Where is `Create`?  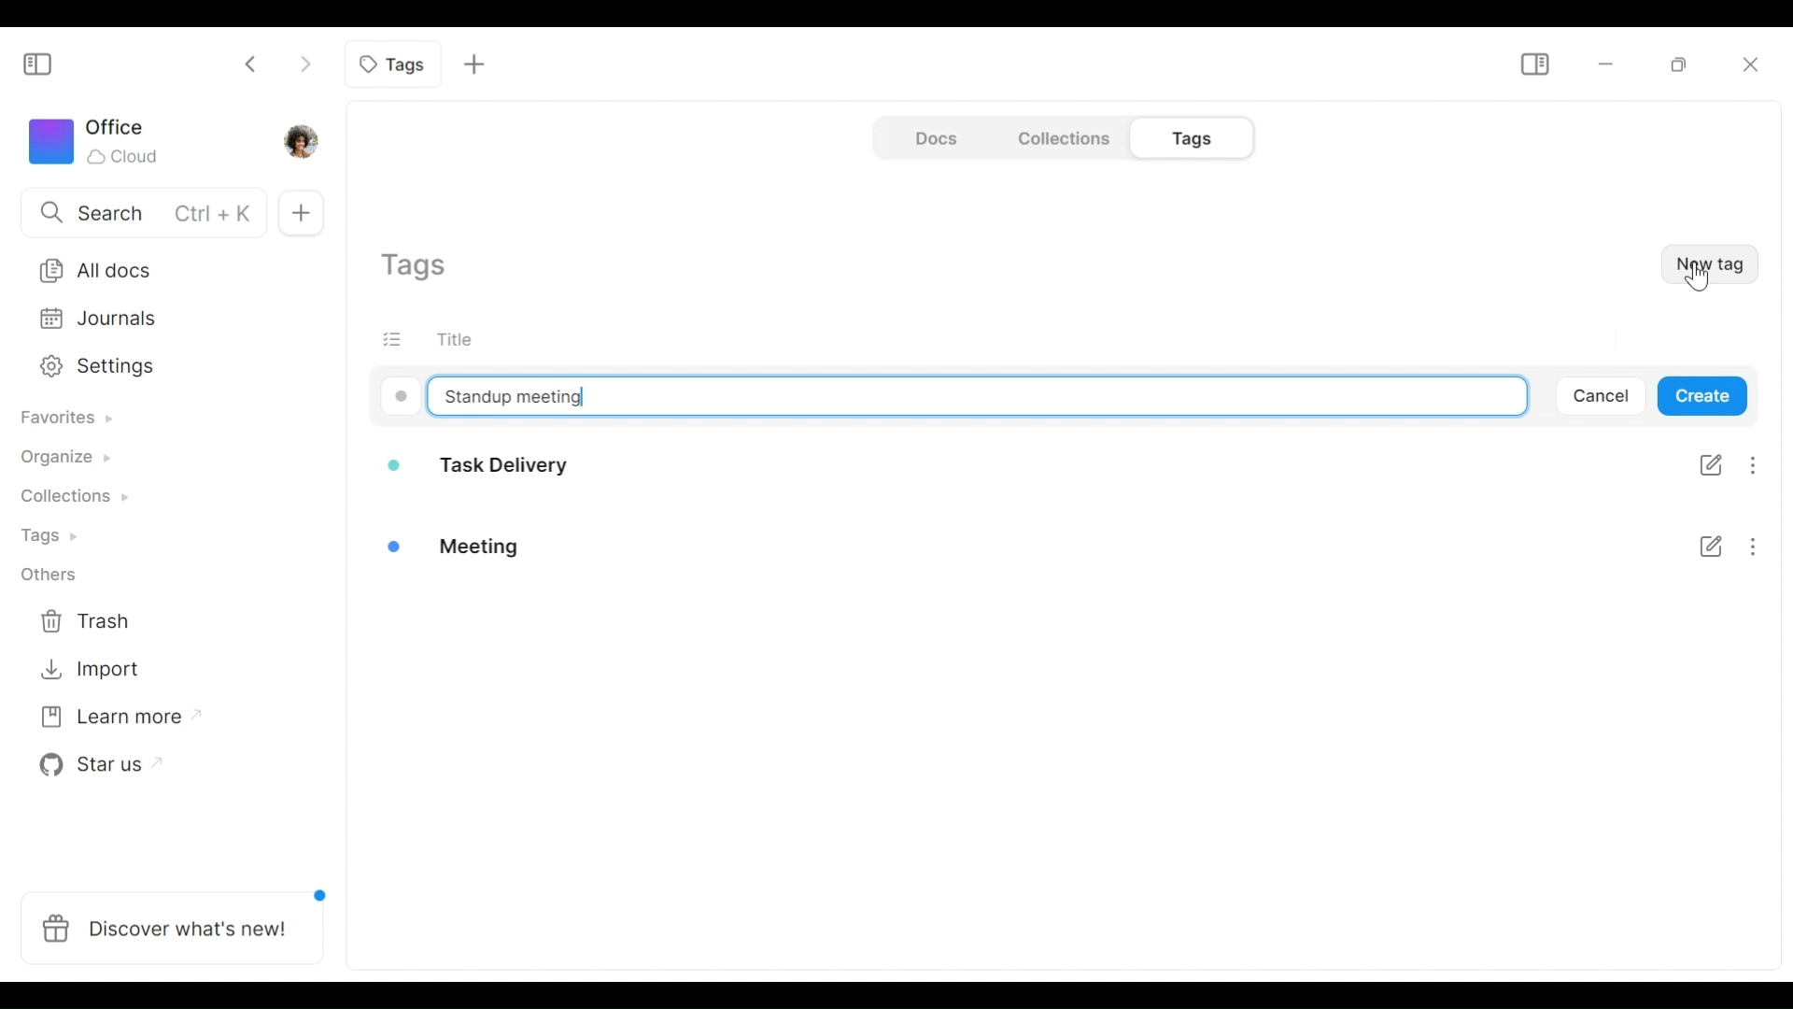 Create is located at coordinates (1702, 398).